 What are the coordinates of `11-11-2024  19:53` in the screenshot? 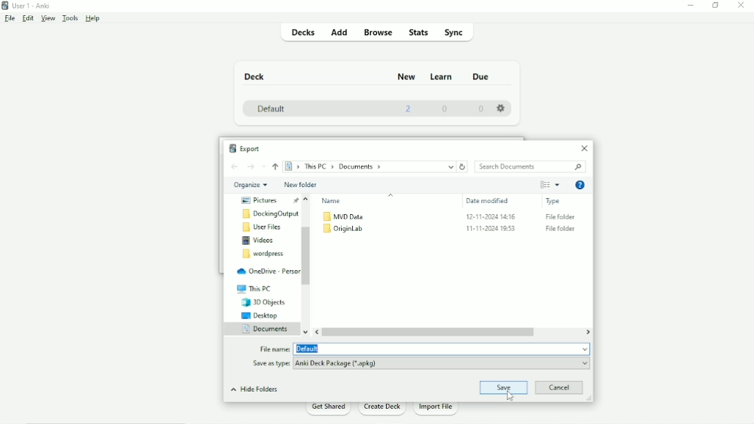 It's located at (491, 229).